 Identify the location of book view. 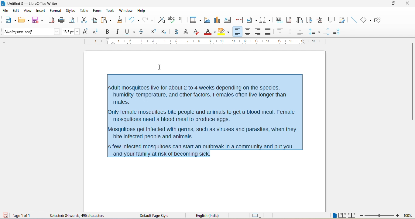
(353, 215).